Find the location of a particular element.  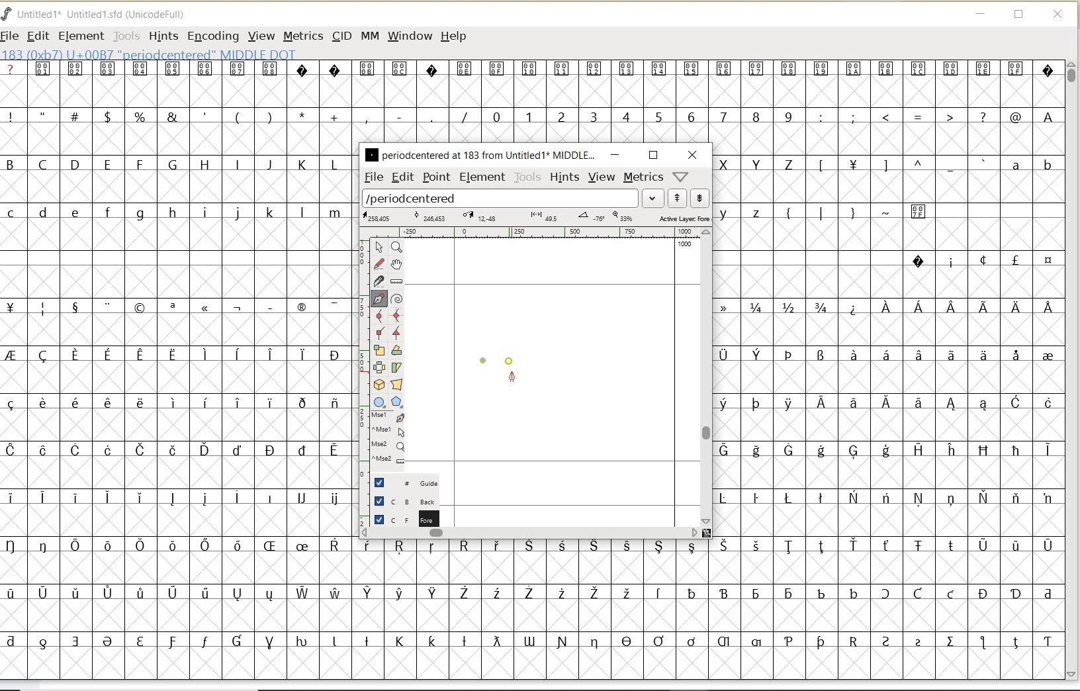

scale is located at coordinates (361, 349).